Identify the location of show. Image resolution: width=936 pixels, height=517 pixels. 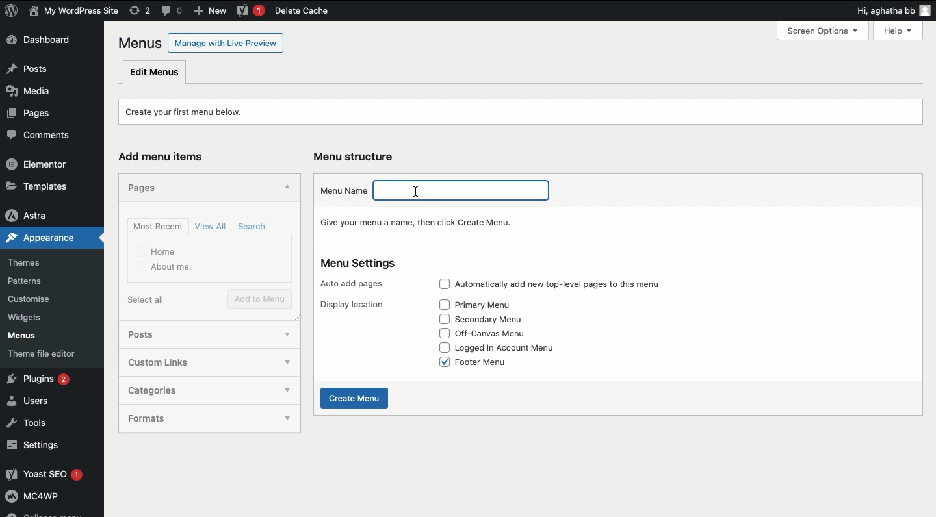
(288, 361).